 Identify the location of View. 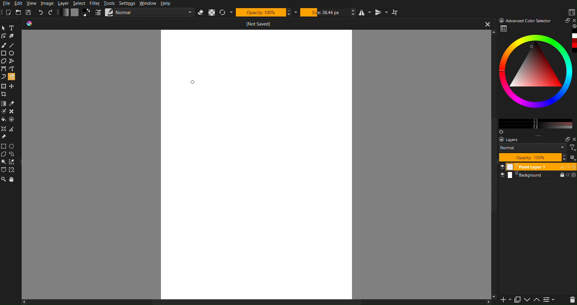
(32, 4).